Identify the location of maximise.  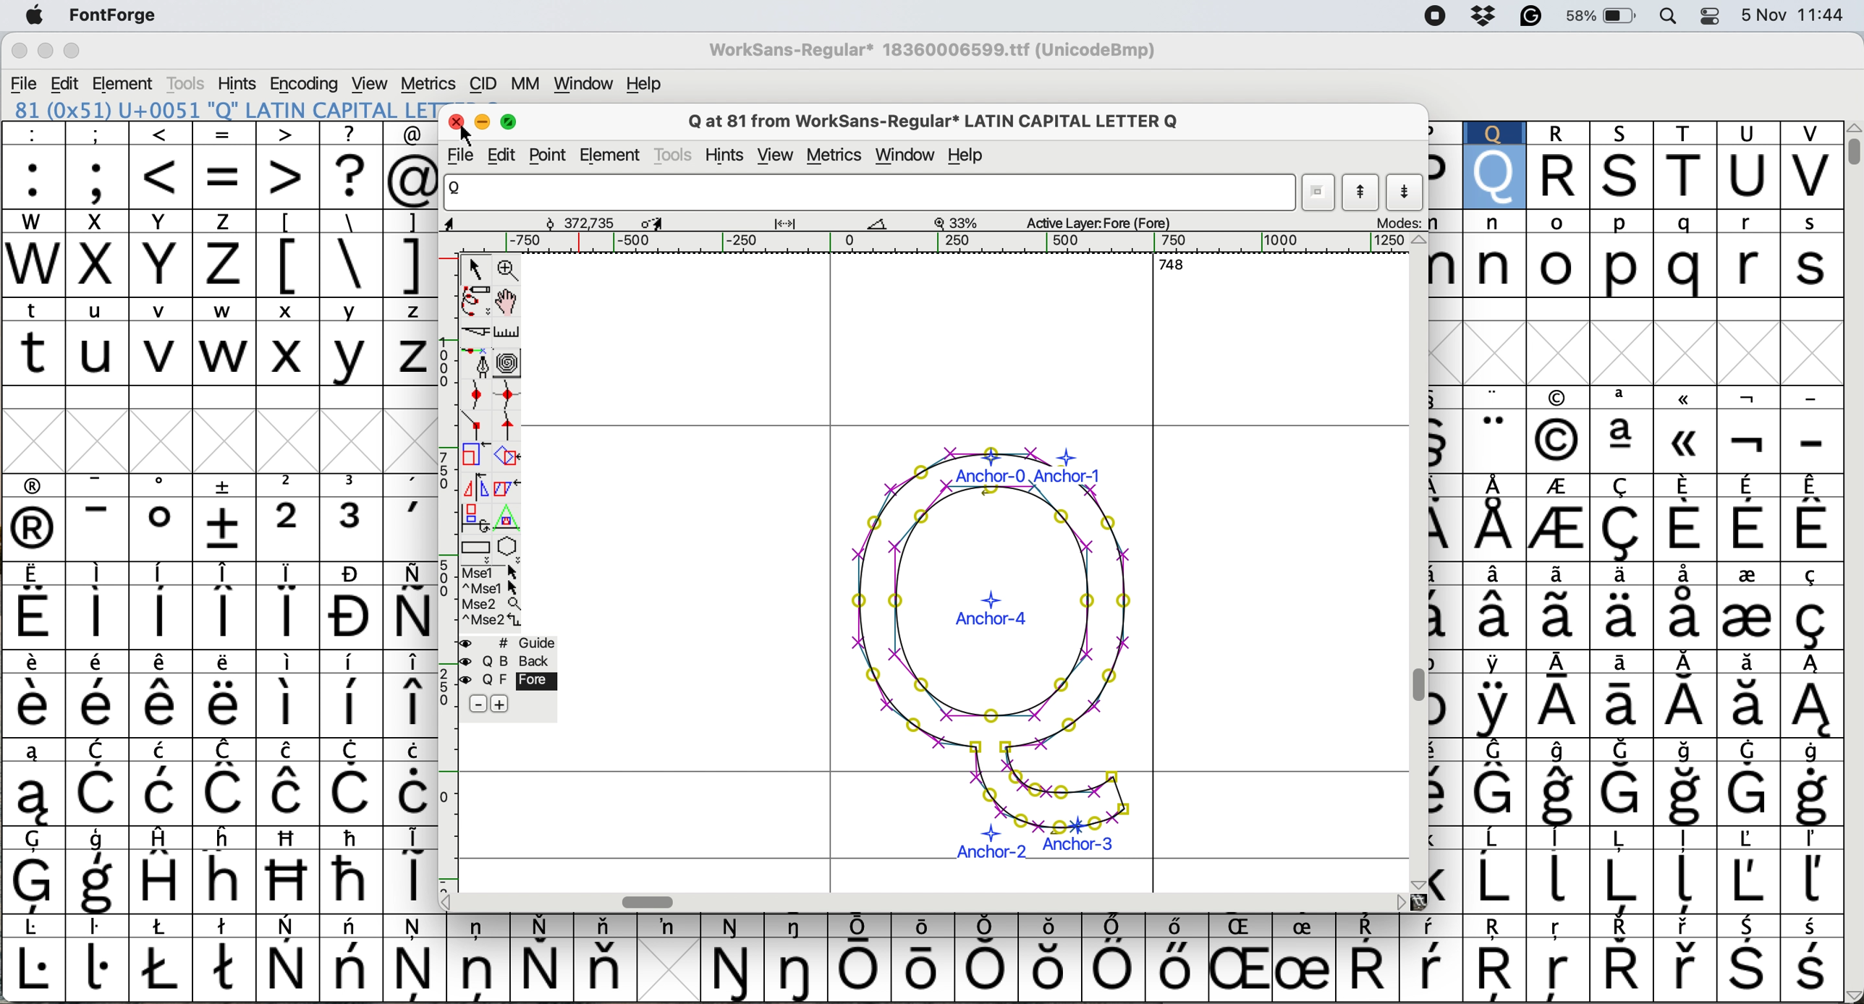
(72, 50).